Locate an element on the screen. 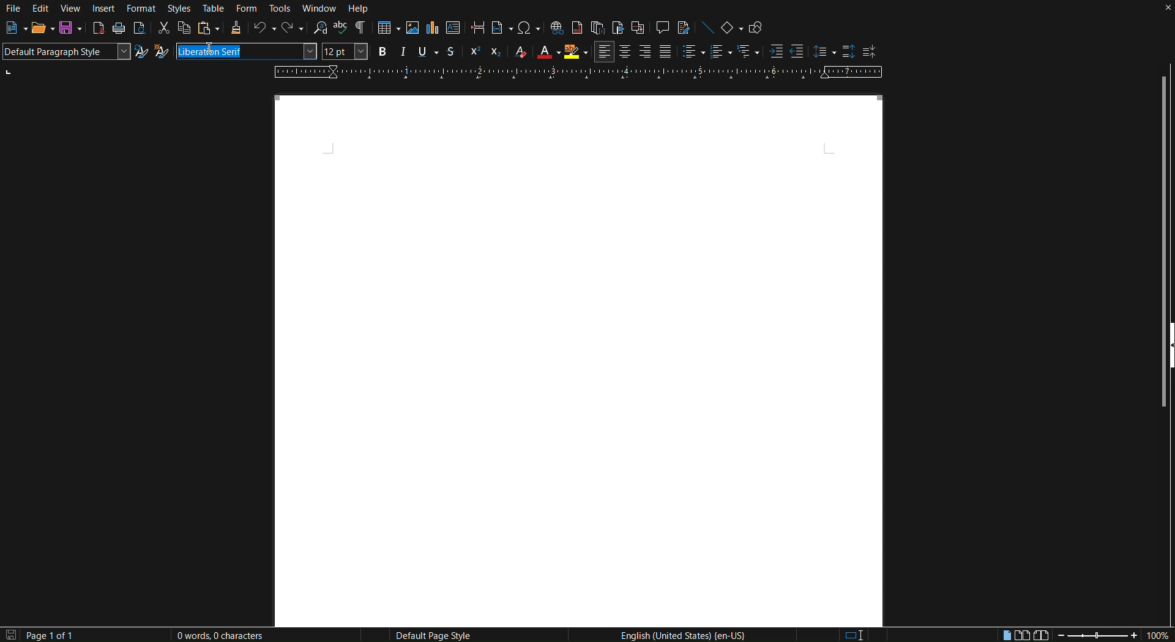 This screenshot has width=1175, height=642. Zoom out is located at coordinates (1062, 635).